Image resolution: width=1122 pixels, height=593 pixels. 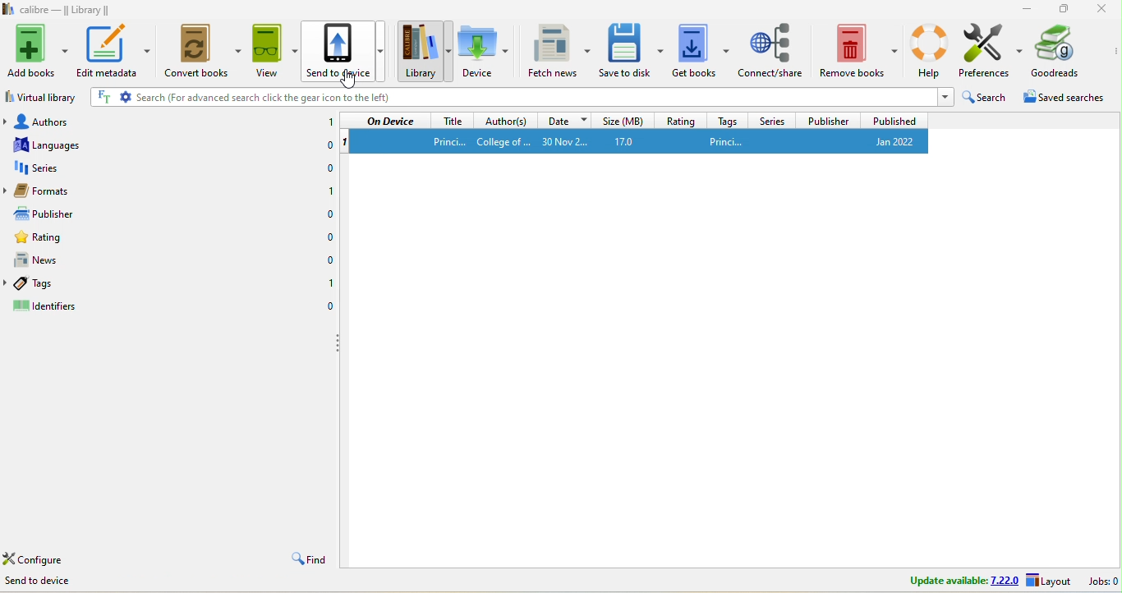 I want to click on preferences, so click(x=990, y=52).